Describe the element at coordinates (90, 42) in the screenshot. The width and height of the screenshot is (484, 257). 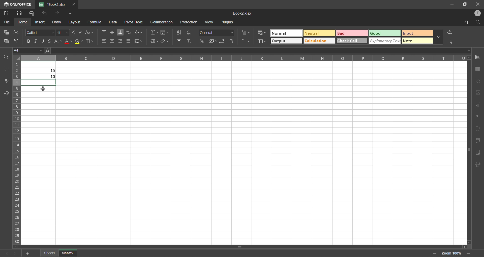
I see `borders` at that location.